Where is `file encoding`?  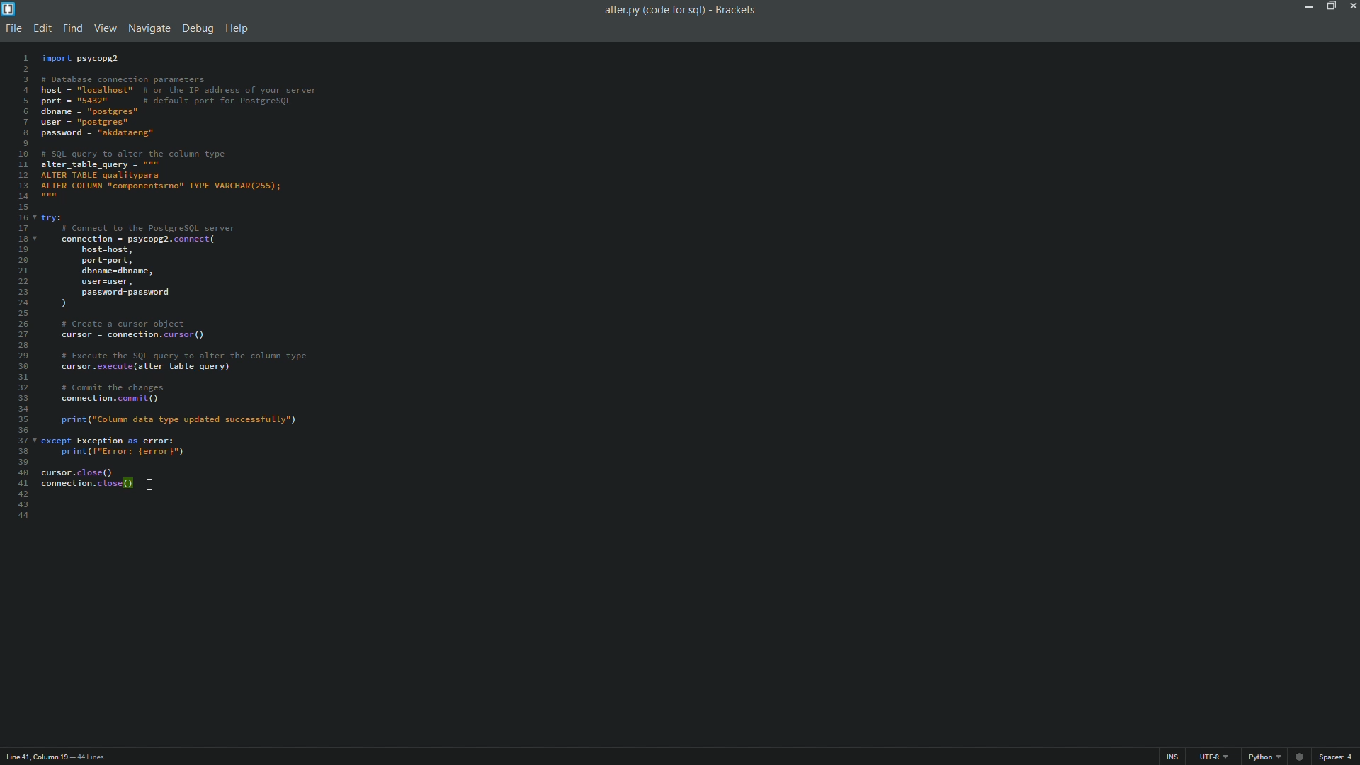 file encoding is located at coordinates (1213, 757).